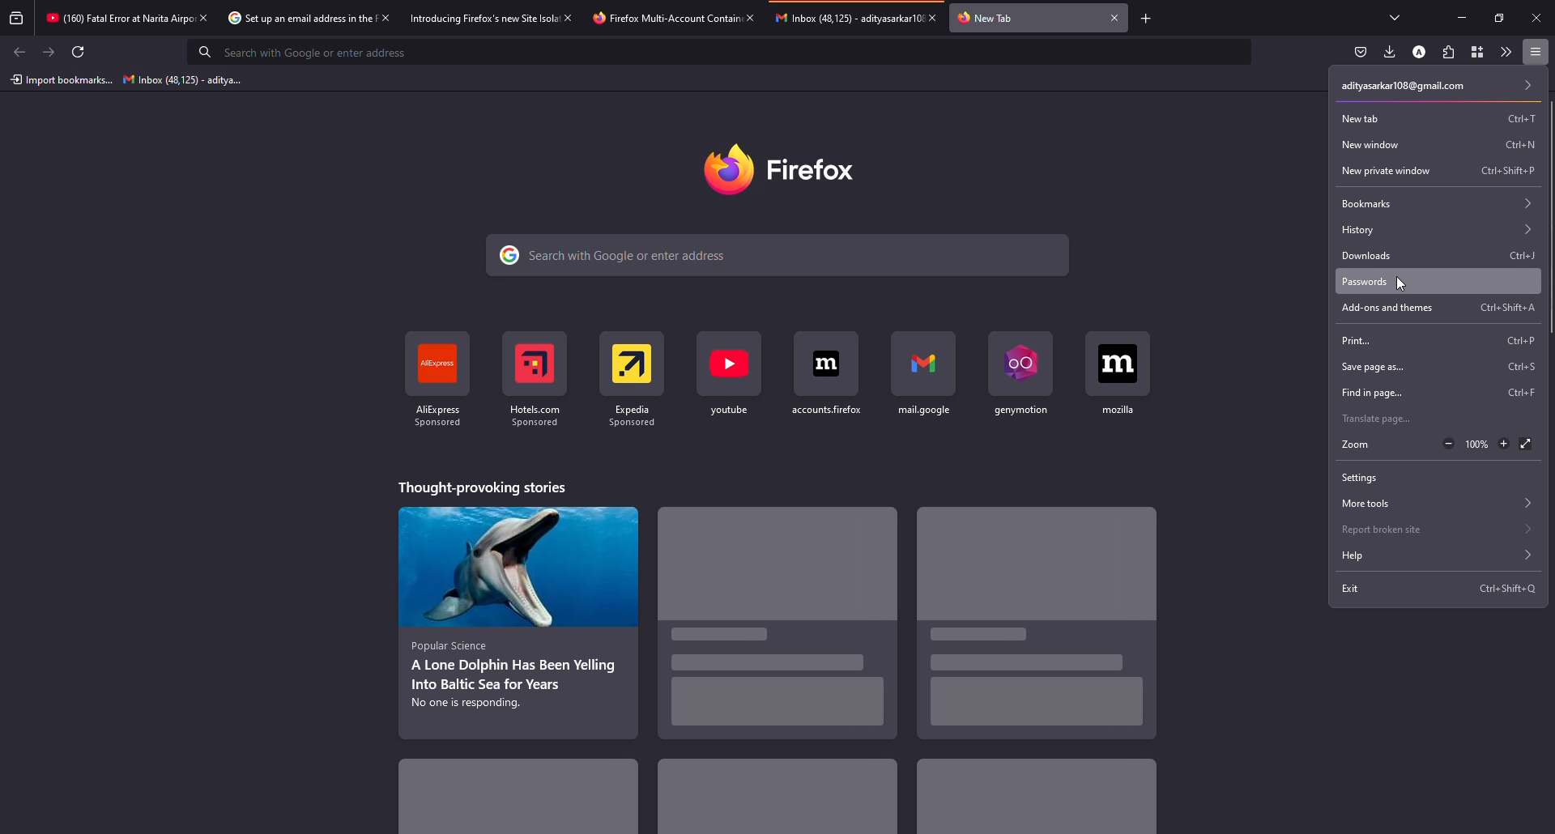  I want to click on tab, so click(117, 19).